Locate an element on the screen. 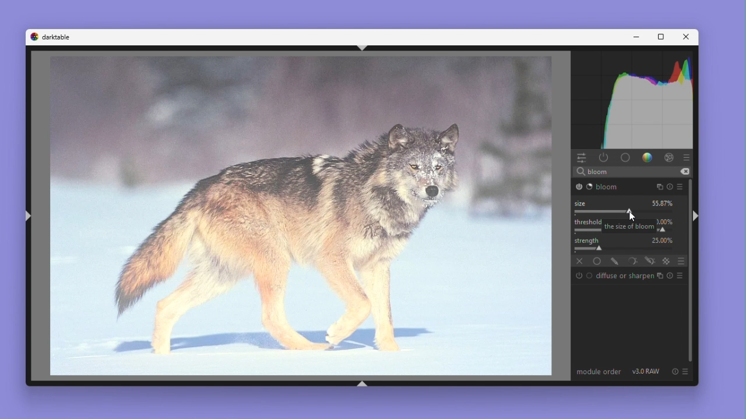  Blending options is located at coordinates (679, 261).